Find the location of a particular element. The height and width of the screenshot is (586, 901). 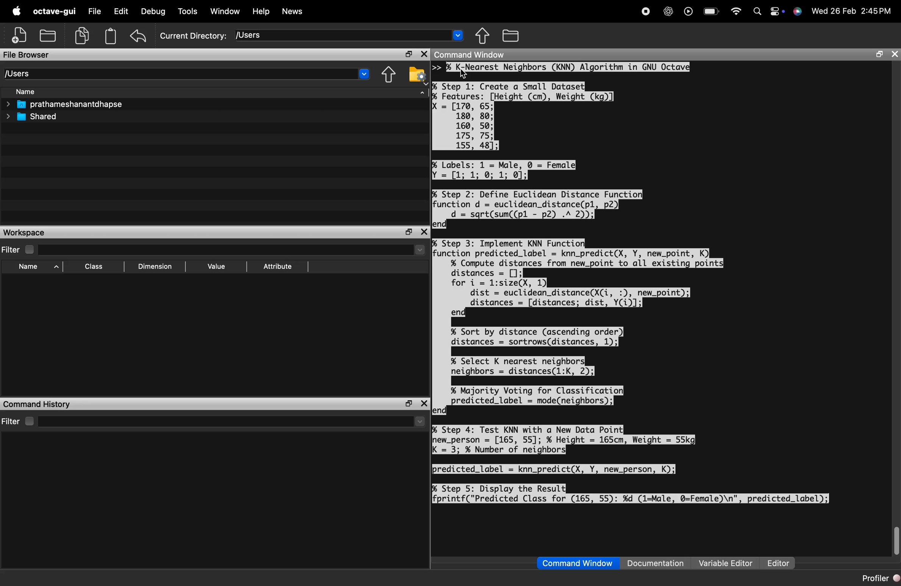

Profiler is located at coordinates (876, 579).